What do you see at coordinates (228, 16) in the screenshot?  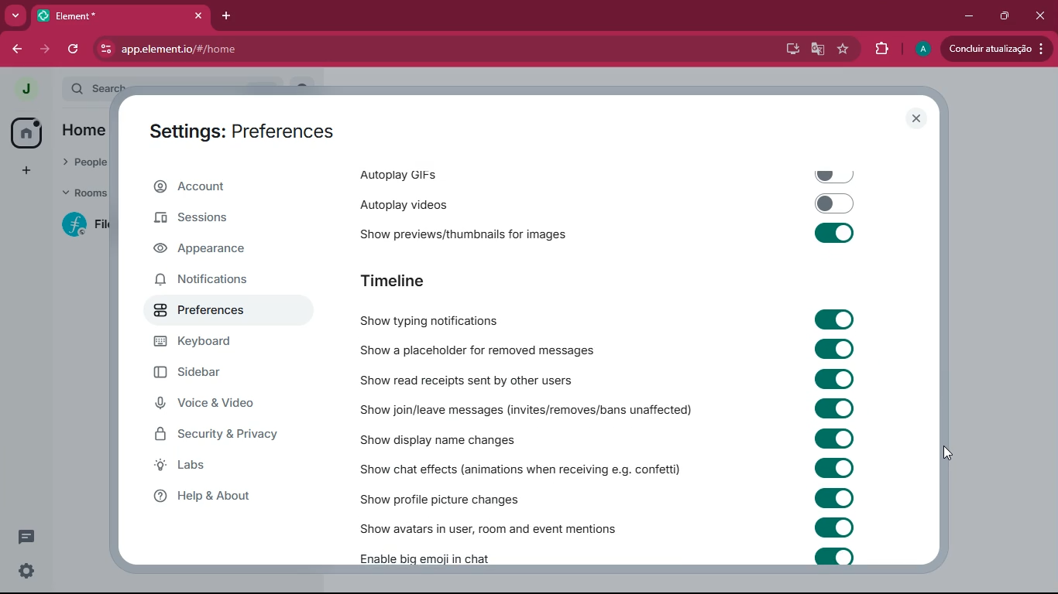 I see `add tab` at bounding box center [228, 16].